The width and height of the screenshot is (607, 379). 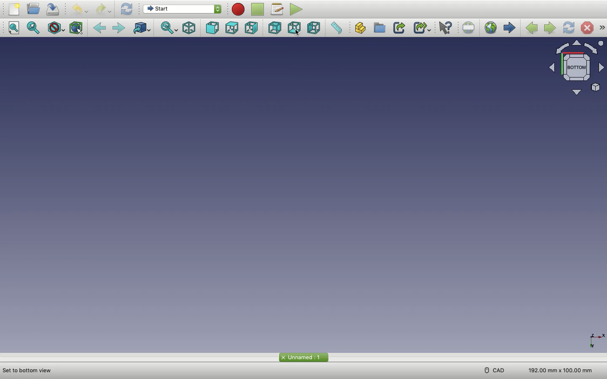 I want to click on Create part, so click(x=362, y=29).